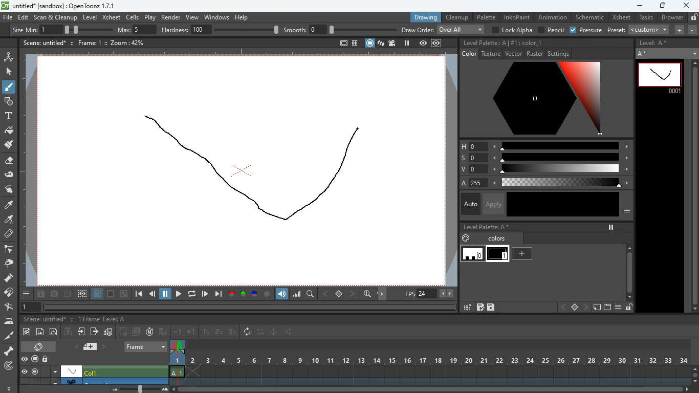 The height and width of the screenshot is (393, 699). What do you see at coordinates (236, 53) in the screenshot?
I see `horizontal scale` at bounding box center [236, 53].